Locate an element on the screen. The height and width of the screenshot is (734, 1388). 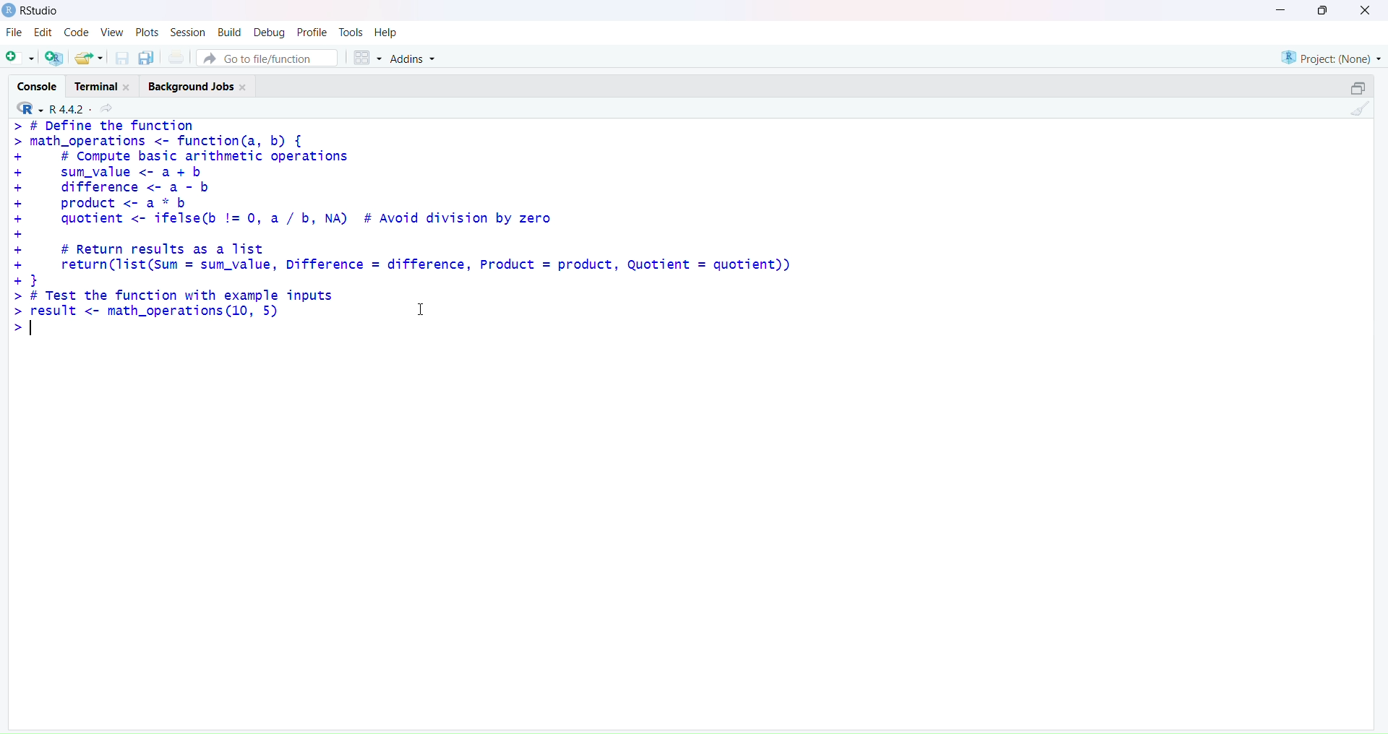
Project (Note) is located at coordinates (1330, 56).